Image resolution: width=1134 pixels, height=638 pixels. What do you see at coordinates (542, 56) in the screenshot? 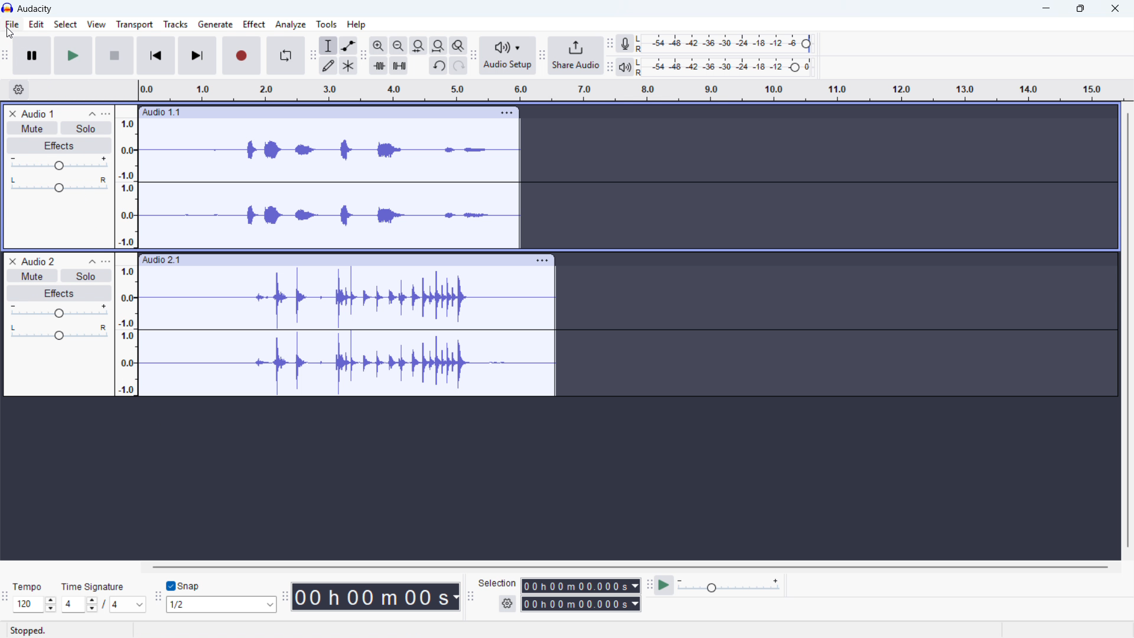
I see `Share audio toolbar` at bounding box center [542, 56].